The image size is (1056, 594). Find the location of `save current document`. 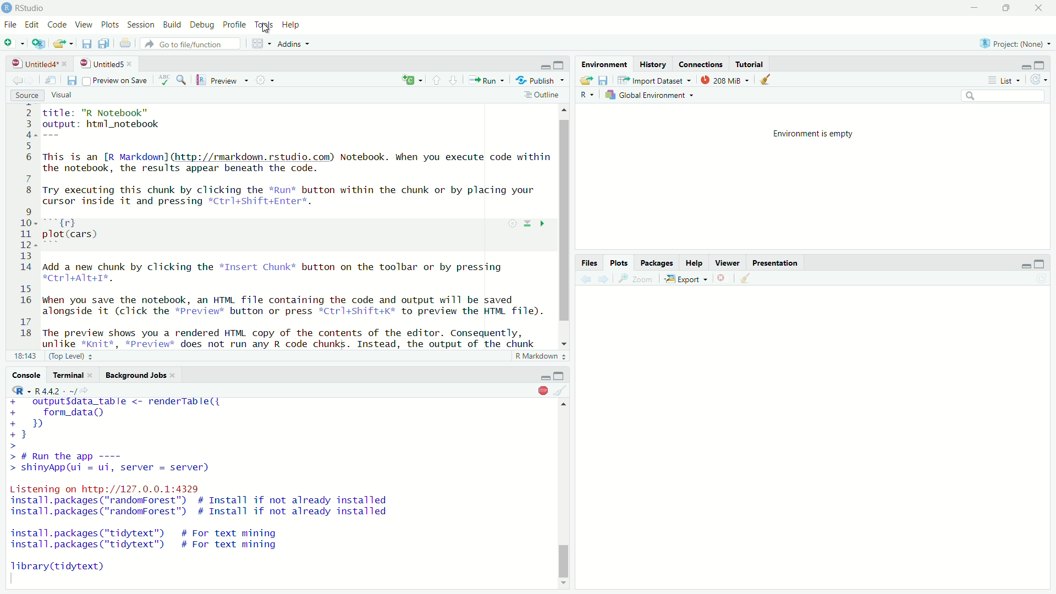

save current document is located at coordinates (87, 43).